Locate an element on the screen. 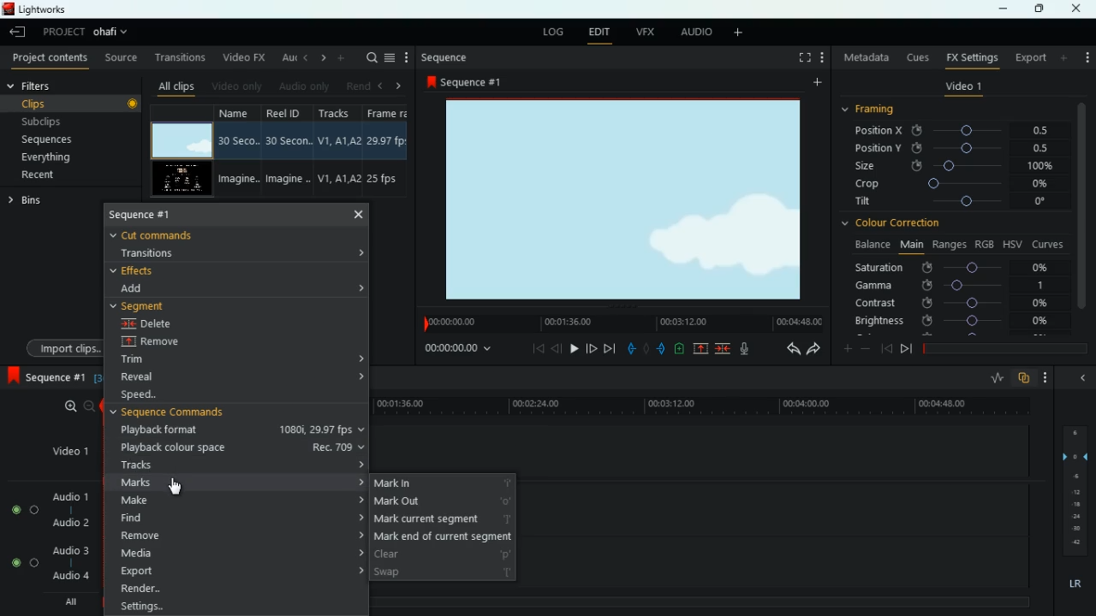 This screenshot has height=616, width=1096. front is located at coordinates (593, 348).